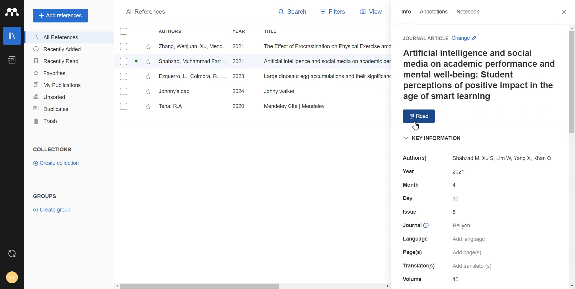 This screenshot has width=575, height=289. I want to click on Checklist, so click(124, 31).